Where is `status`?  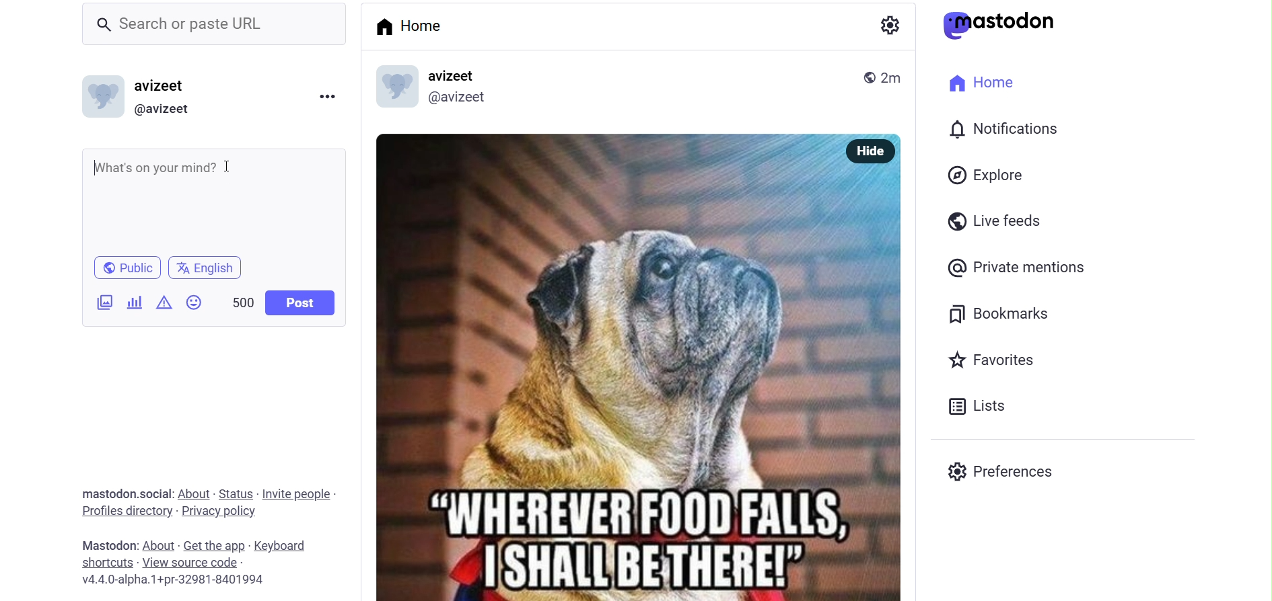
status is located at coordinates (234, 492).